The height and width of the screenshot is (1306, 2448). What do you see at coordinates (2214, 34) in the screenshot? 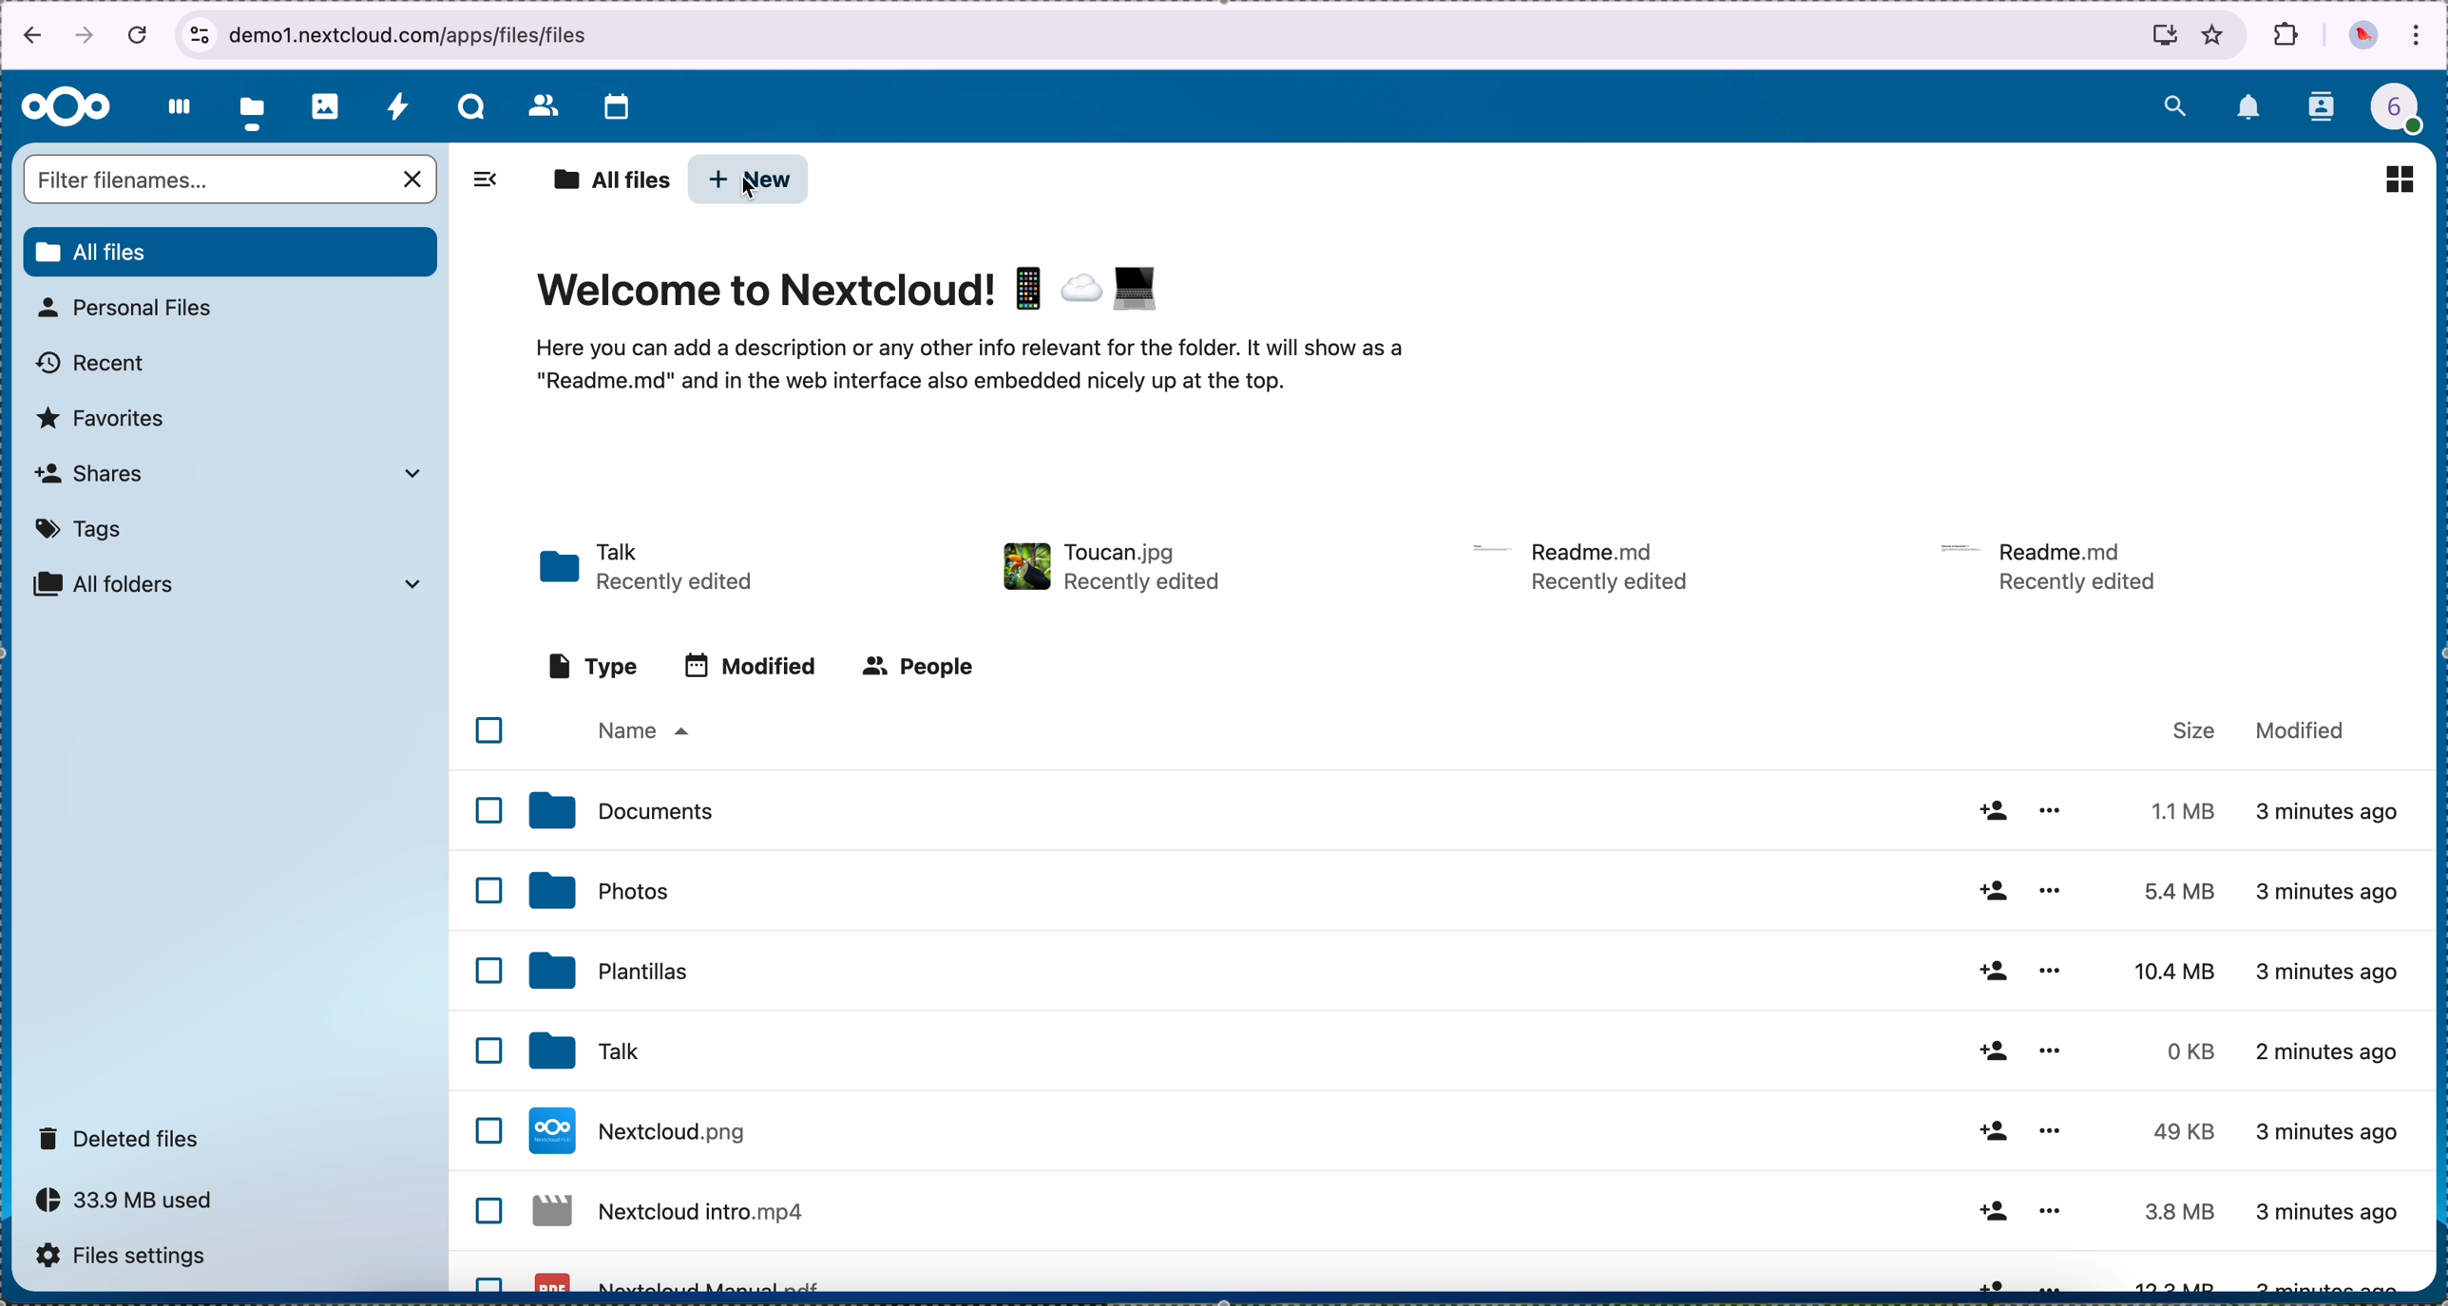
I see `favorites` at bounding box center [2214, 34].